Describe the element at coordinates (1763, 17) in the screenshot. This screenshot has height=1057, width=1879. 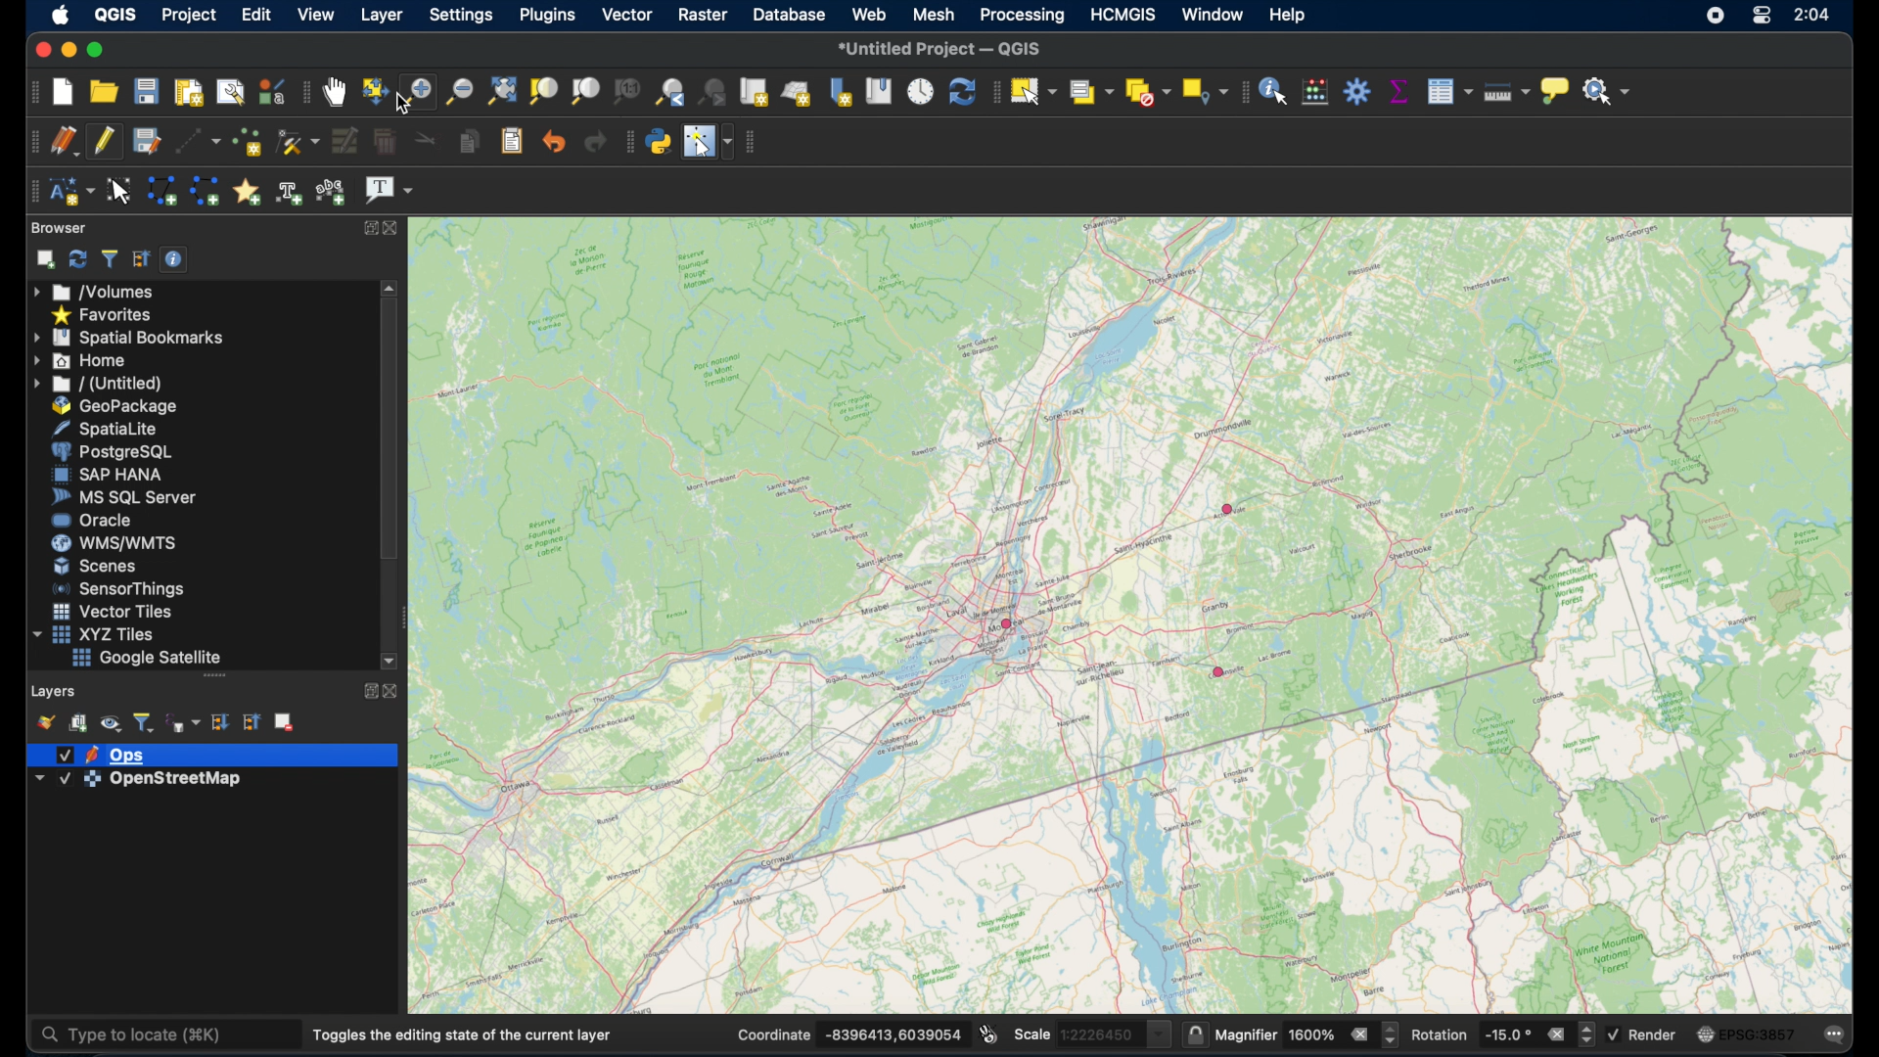
I see `control center` at that location.